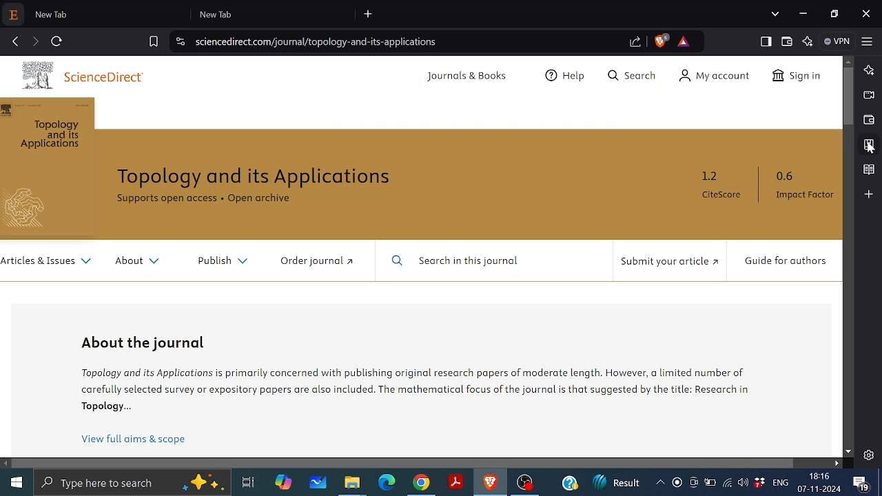 The height and width of the screenshot is (496, 882). What do you see at coordinates (710, 484) in the screenshot?
I see `Battery` at bounding box center [710, 484].